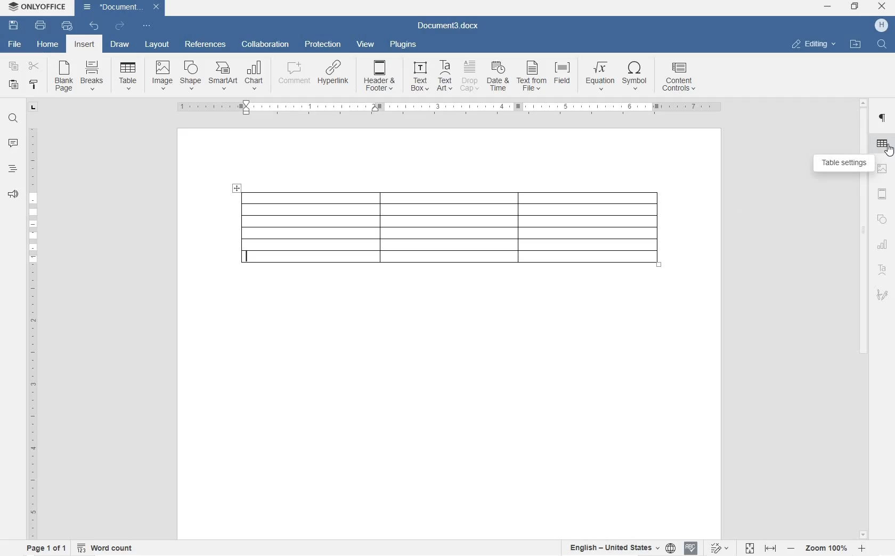 Image resolution: width=895 pixels, height=556 pixels. Describe the element at coordinates (95, 26) in the screenshot. I see `UNDO` at that location.